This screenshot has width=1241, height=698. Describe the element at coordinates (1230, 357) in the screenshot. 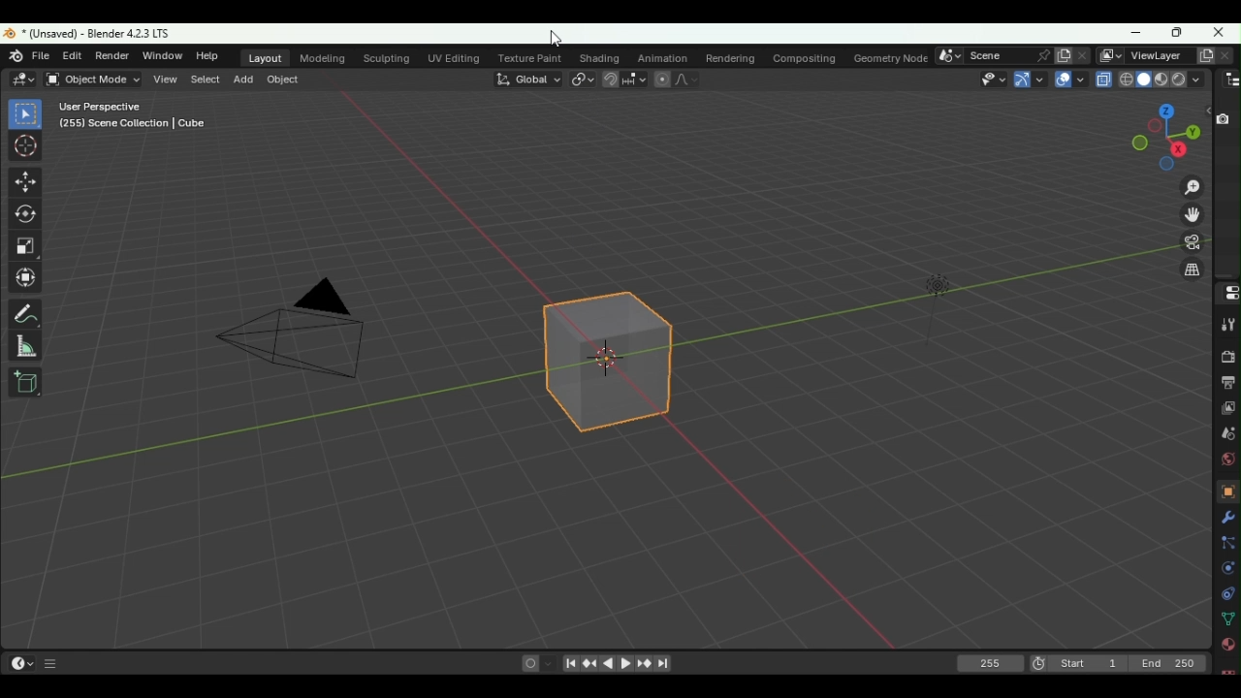

I see `Render` at that location.